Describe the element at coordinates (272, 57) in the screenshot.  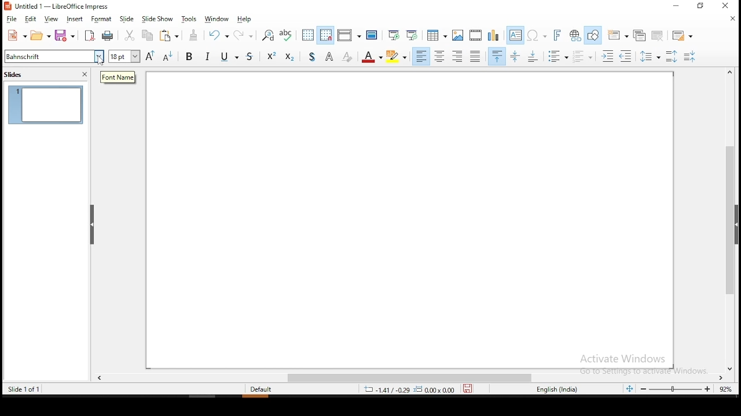
I see `superscript` at that location.